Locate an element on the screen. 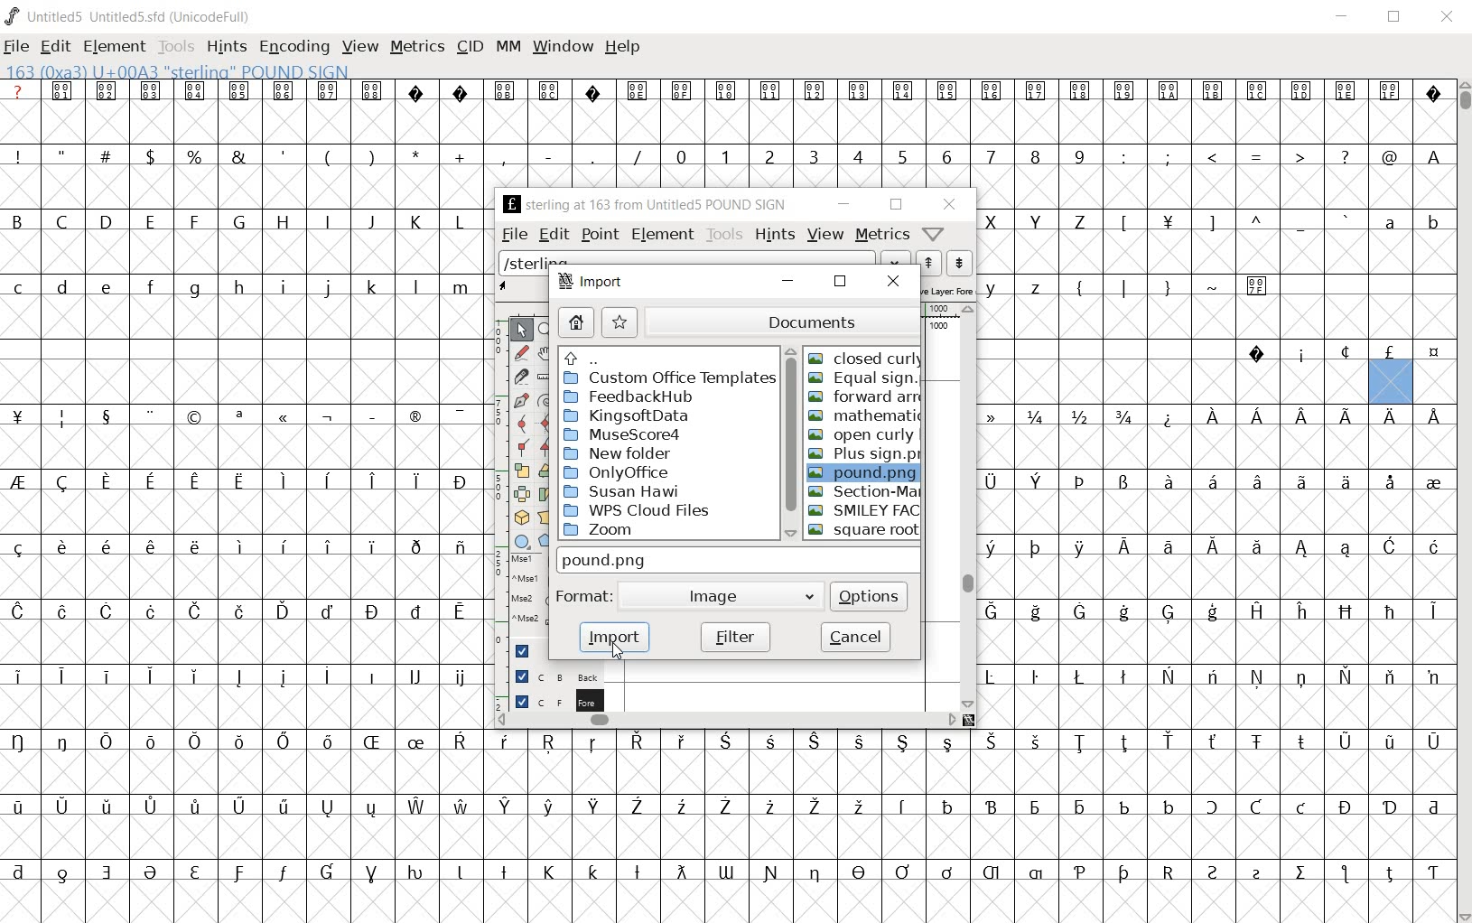 This screenshot has width=1472, height=923. Symbol is located at coordinates (108, 91).